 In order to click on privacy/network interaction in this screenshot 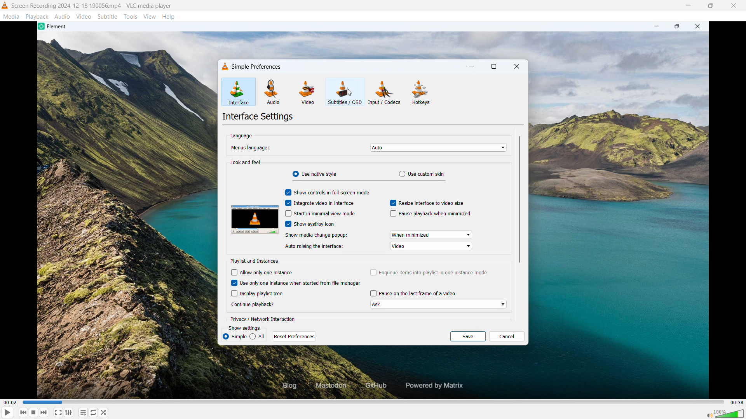, I will do `click(263, 320)`.